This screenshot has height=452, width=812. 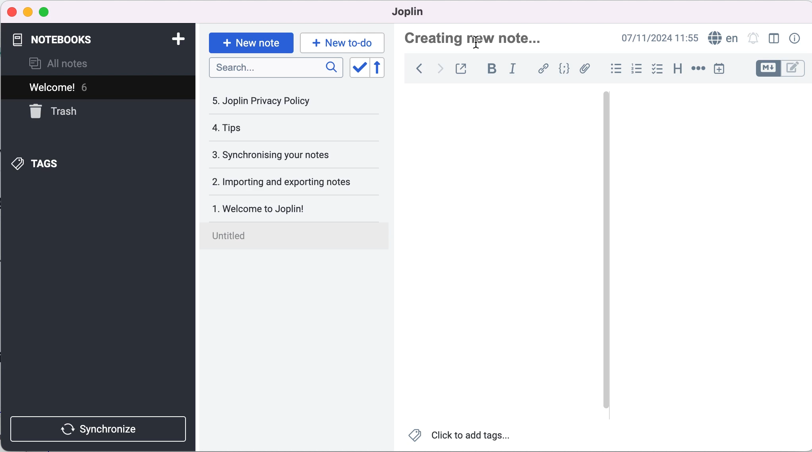 I want to click on click to add tags, so click(x=463, y=437).